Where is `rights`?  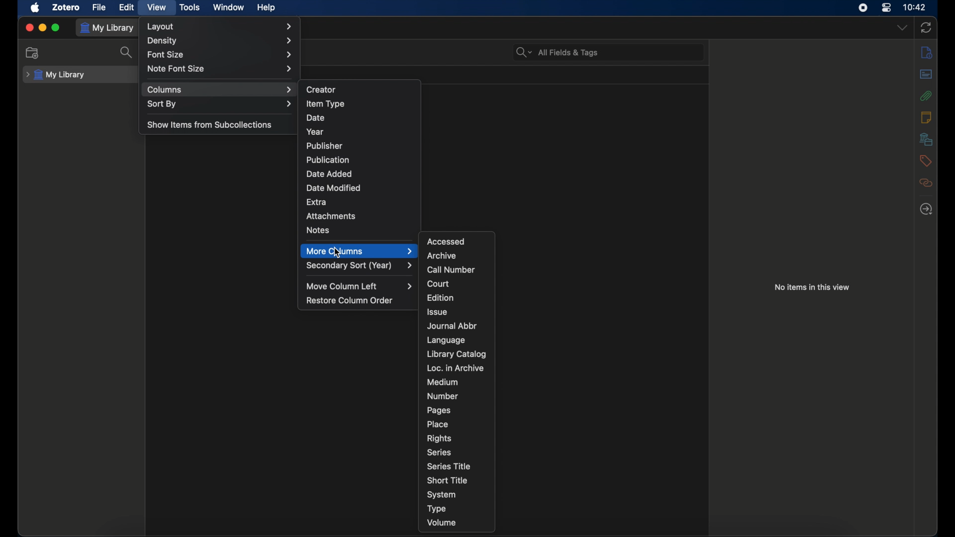
rights is located at coordinates (439, 439).